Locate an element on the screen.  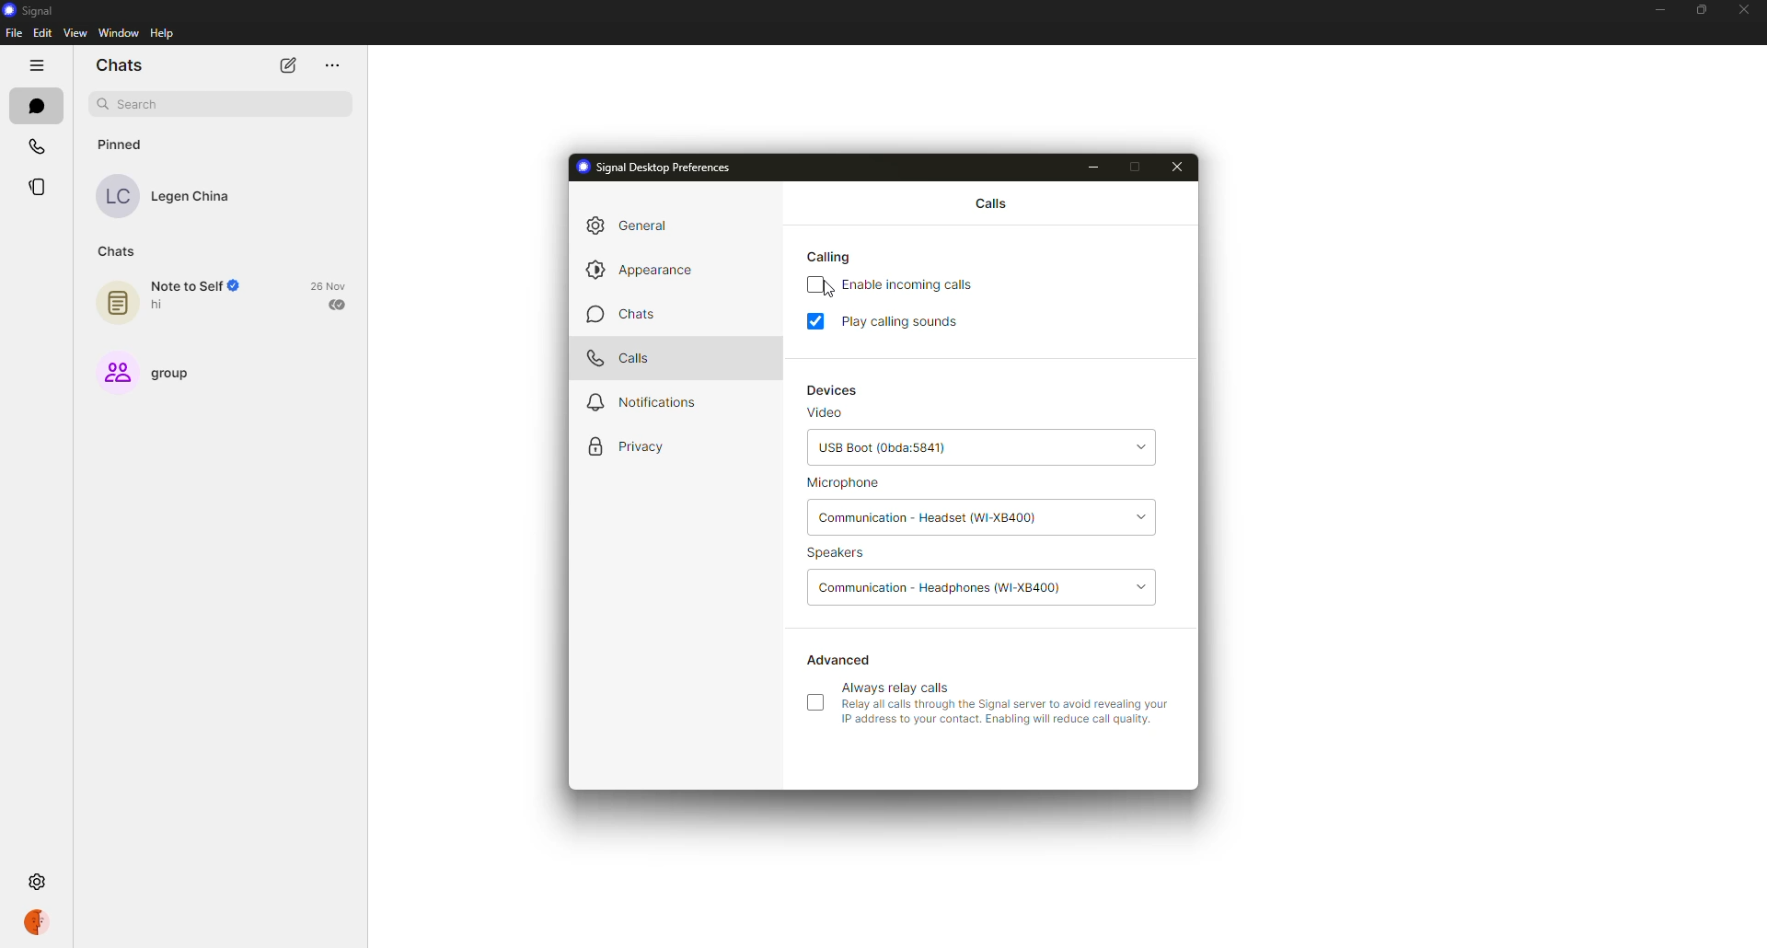
calls is located at coordinates (992, 202).